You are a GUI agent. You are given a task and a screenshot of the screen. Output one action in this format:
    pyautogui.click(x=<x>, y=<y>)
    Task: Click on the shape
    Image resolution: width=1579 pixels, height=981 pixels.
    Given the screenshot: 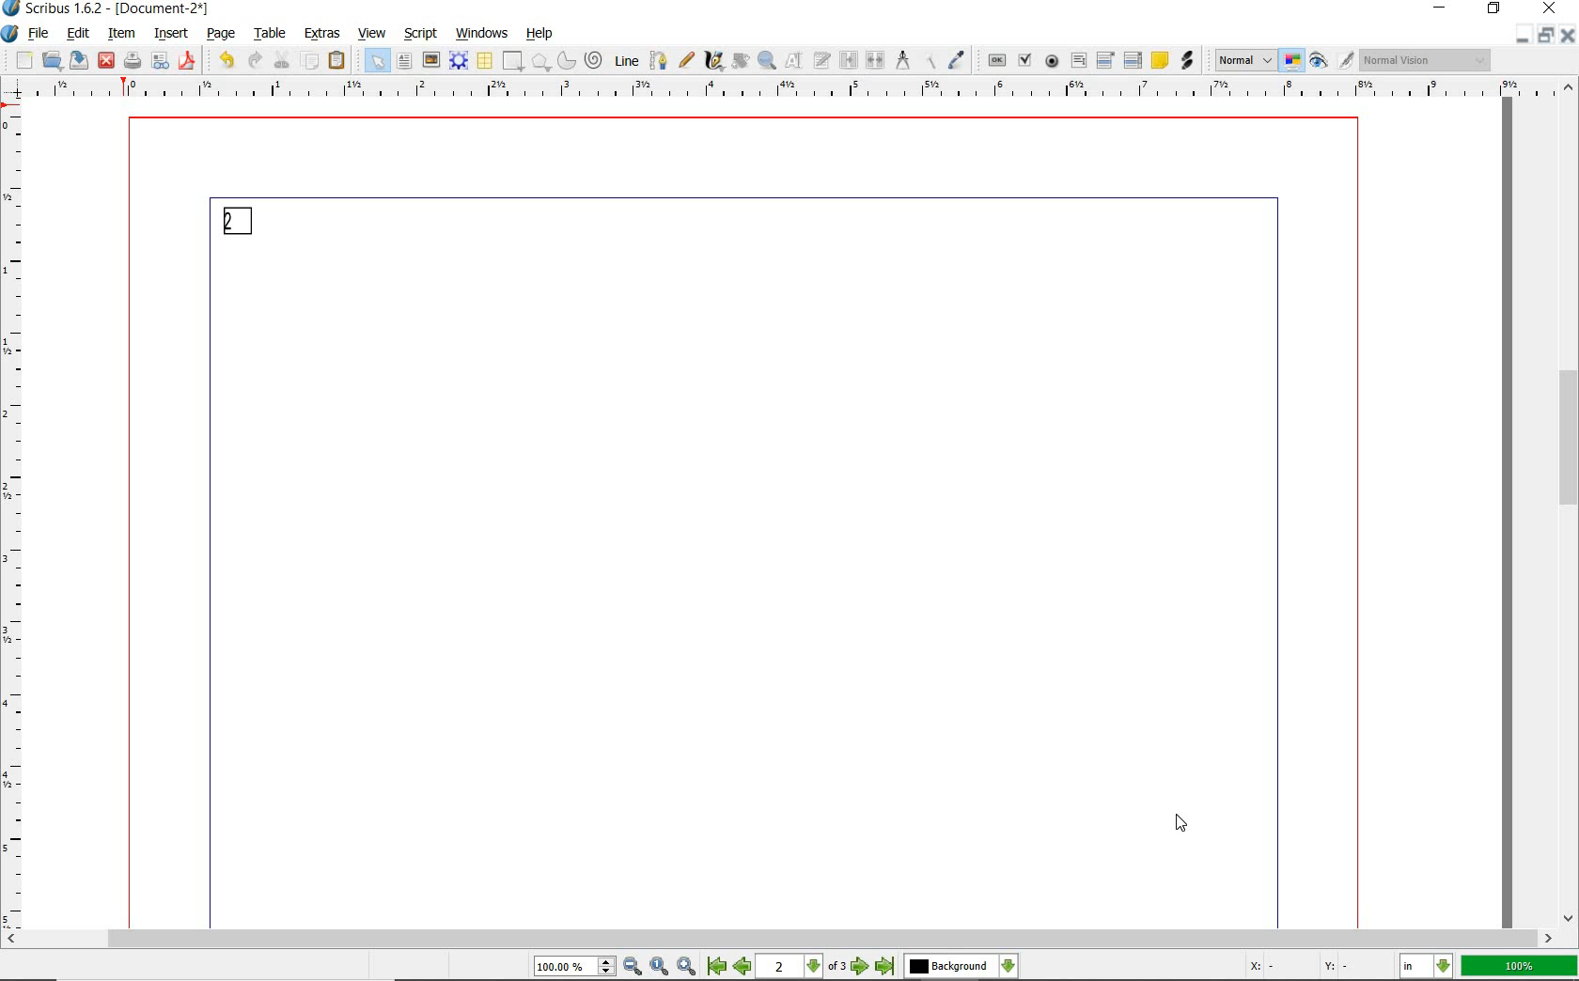 What is the action you would take?
    pyautogui.click(x=511, y=62)
    